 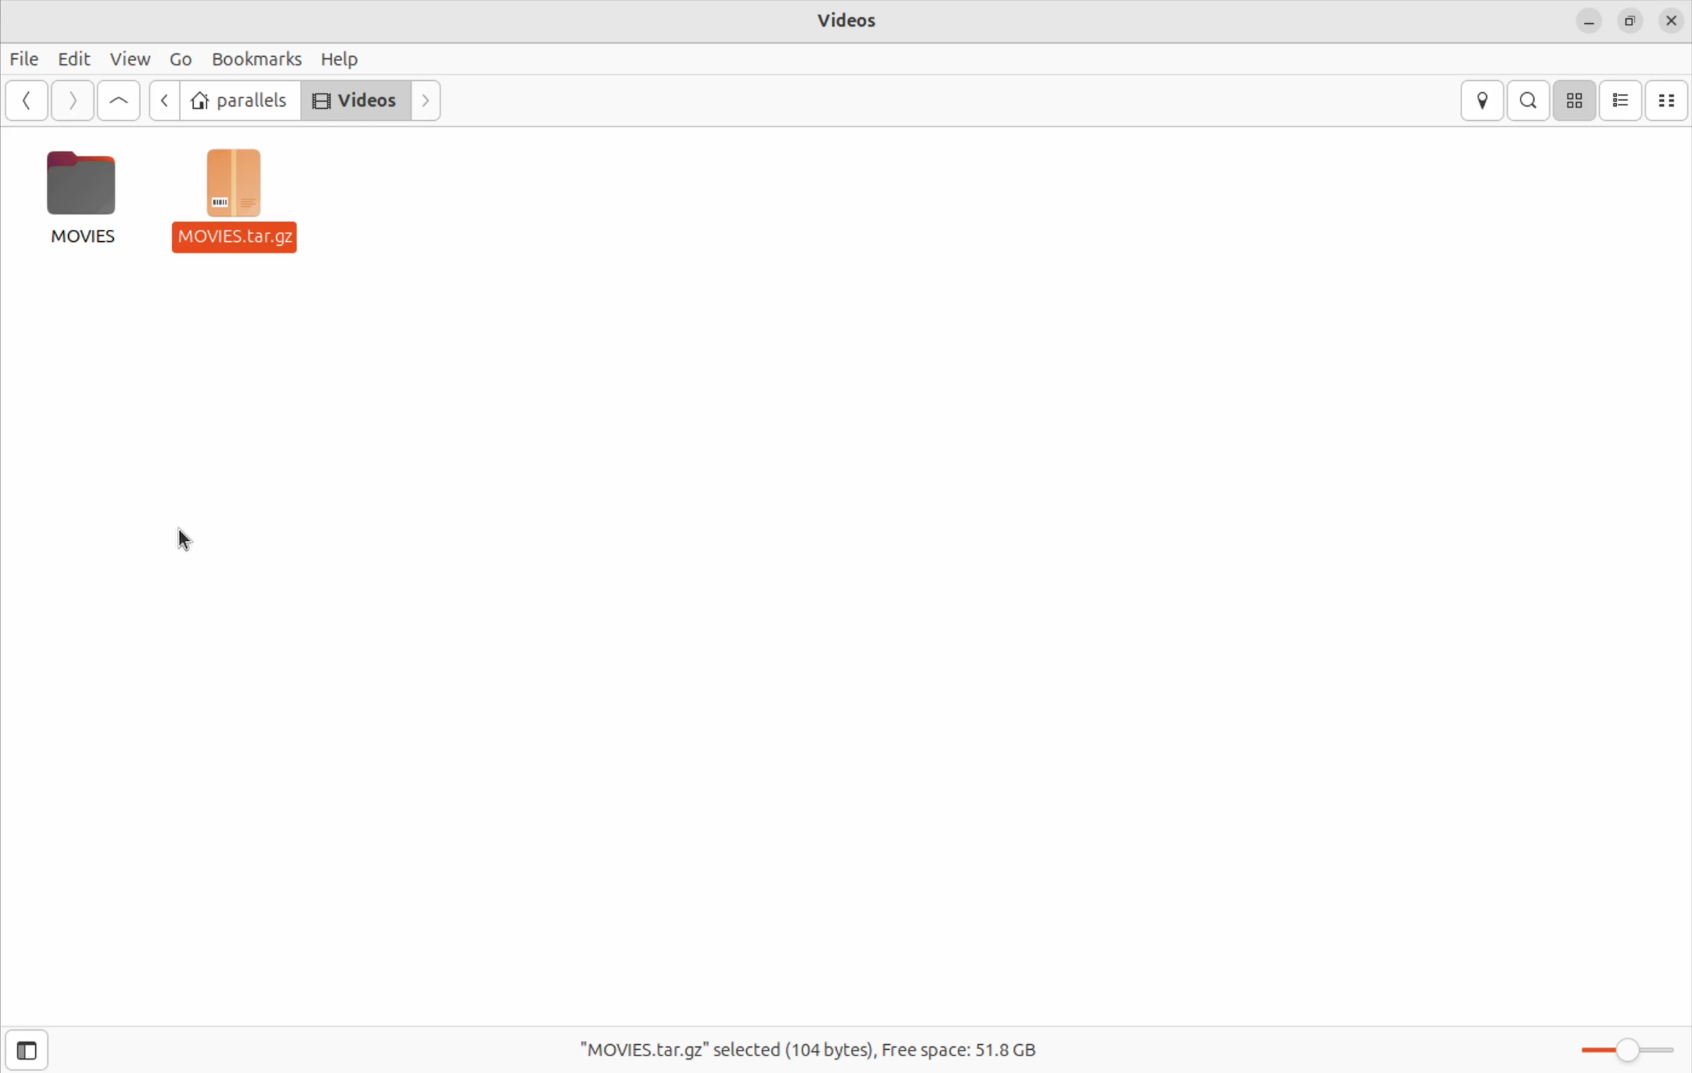 What do you see at coordinates (162, 102) in the screenshot?
I see `previous file` at bounding box center [162, 102].